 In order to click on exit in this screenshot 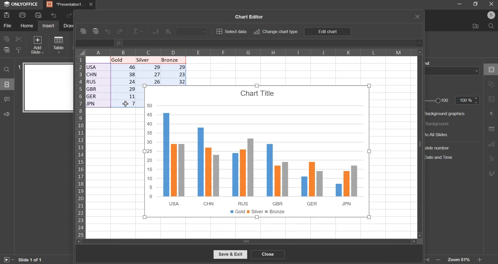, I will do `click(491, 4)`.